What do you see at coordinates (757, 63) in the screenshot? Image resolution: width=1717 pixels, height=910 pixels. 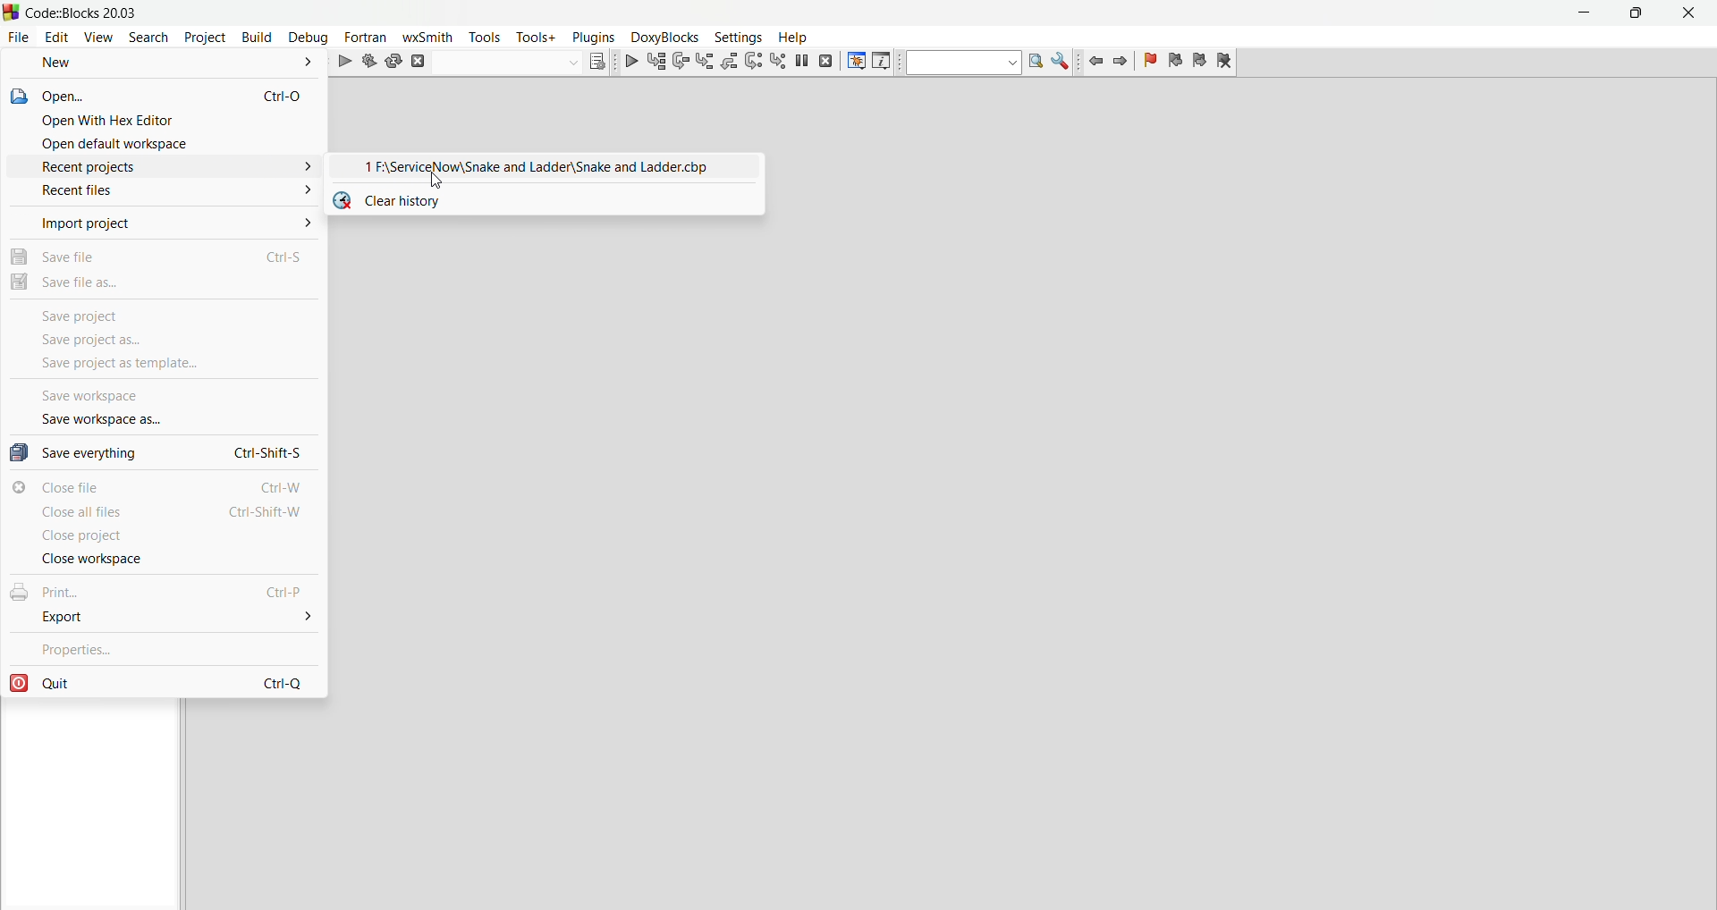 I see `next instructions` at bounding box center [757, 63].